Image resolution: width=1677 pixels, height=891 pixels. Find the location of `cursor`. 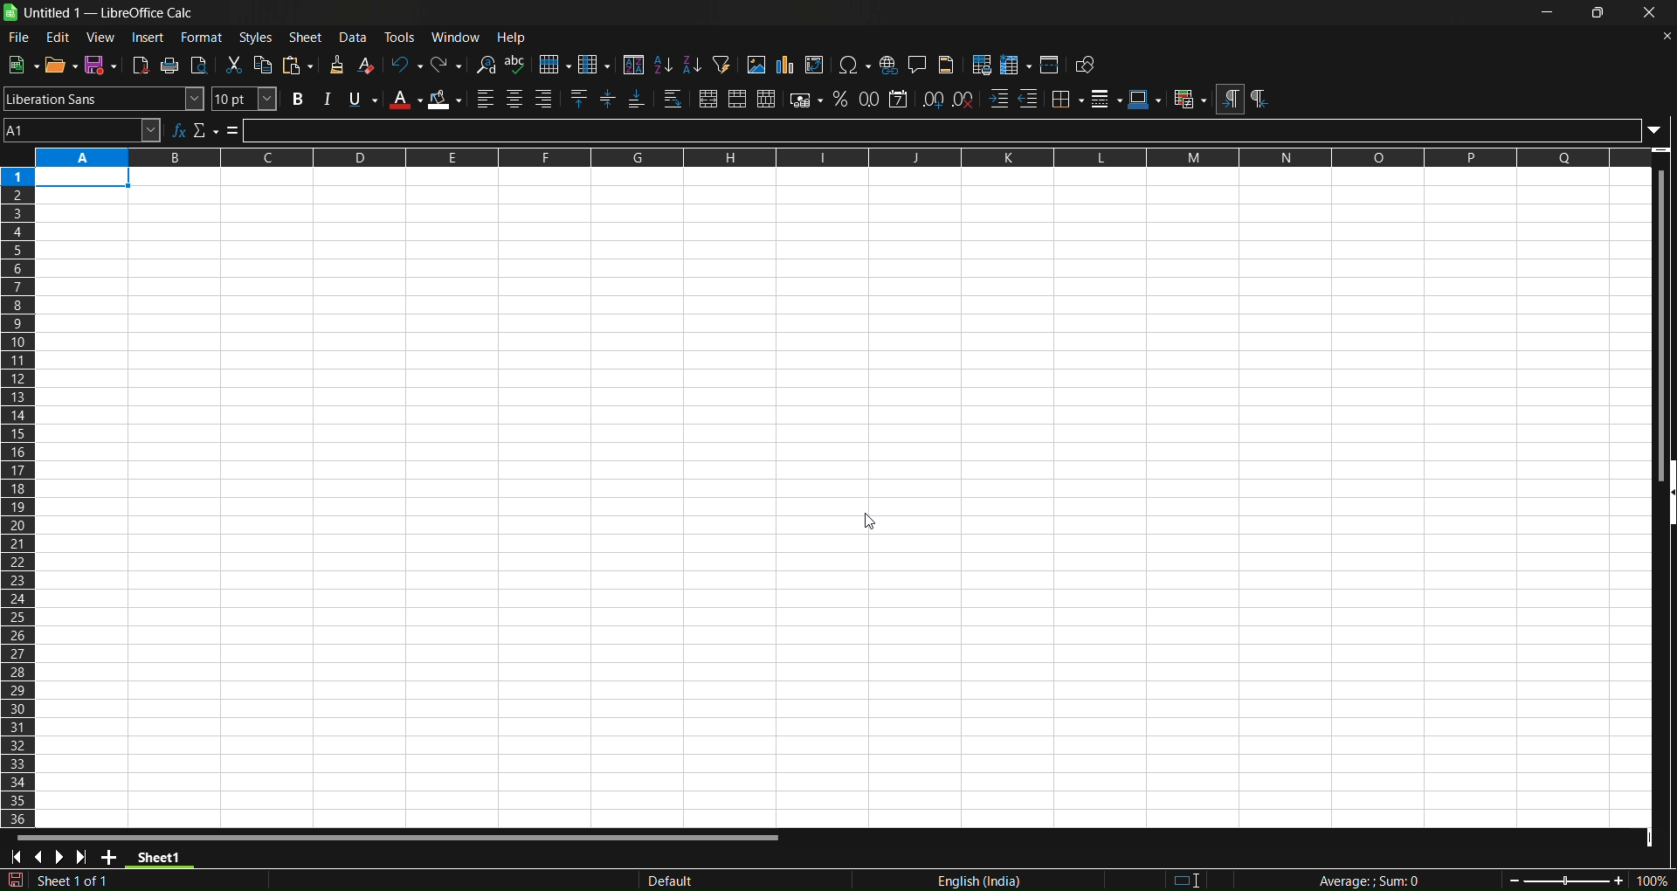

cursor is located at coordinates (868, 520).